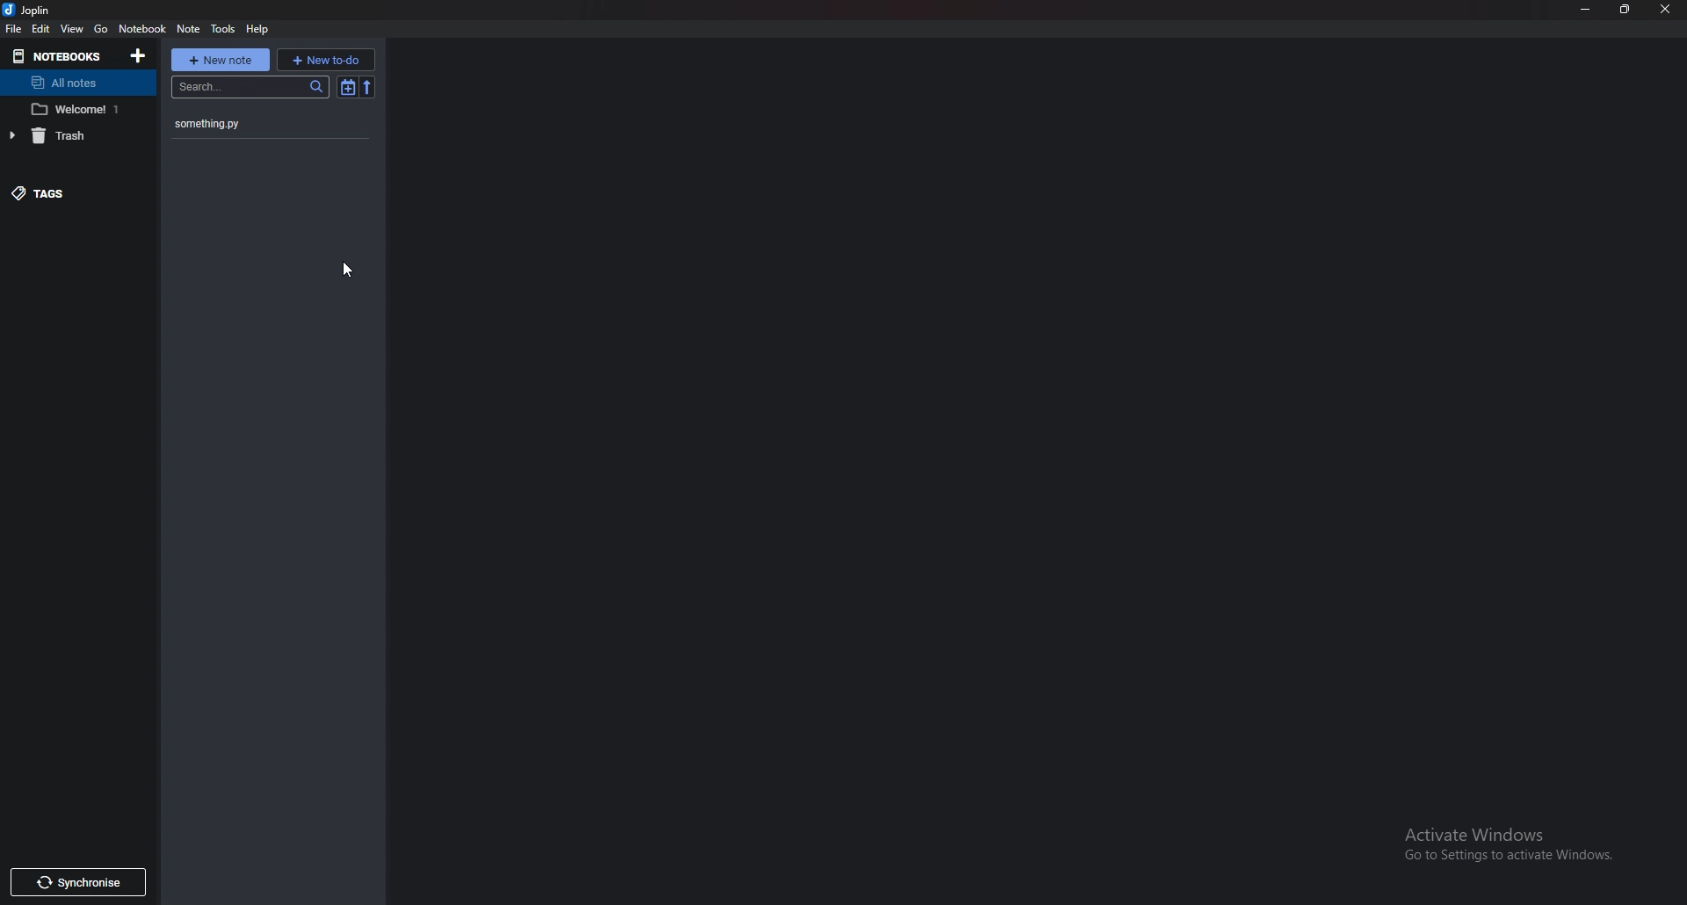 The height and width of the screenshot is (905, 1687). What do you see at coordinates (74, 29) in the screenshot?
I see `view` at bounding box center [74, 29].